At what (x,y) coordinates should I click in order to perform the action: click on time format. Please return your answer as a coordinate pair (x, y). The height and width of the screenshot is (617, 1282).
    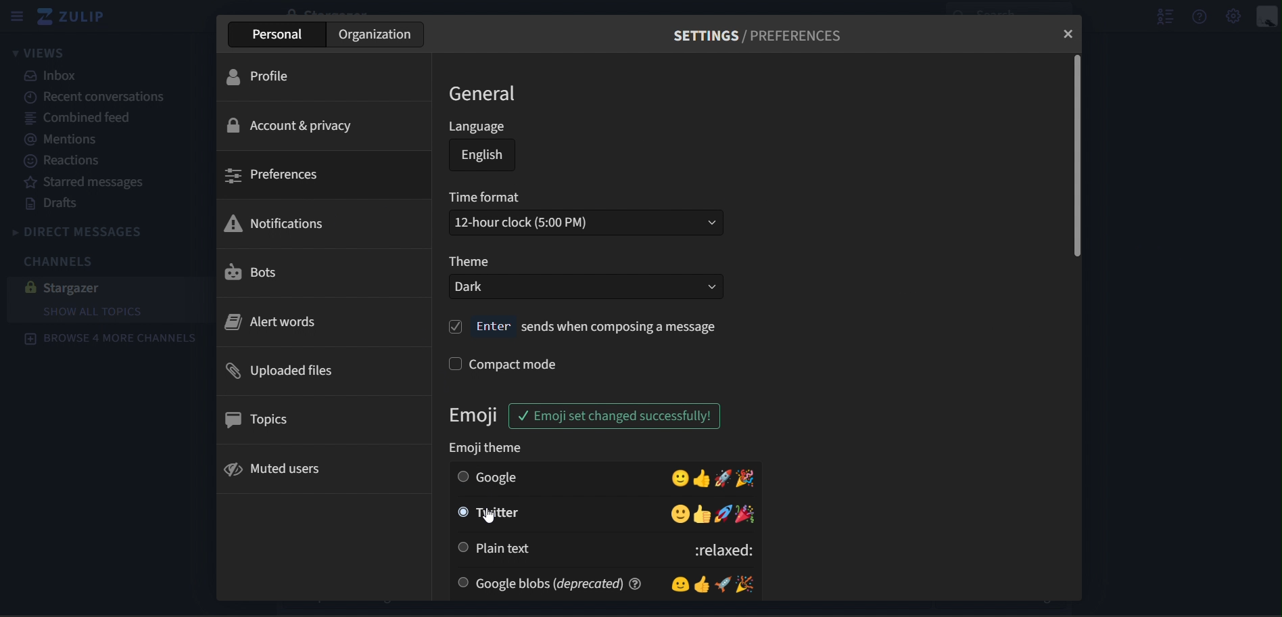
    Looking at the image, I should click on (487, 199).